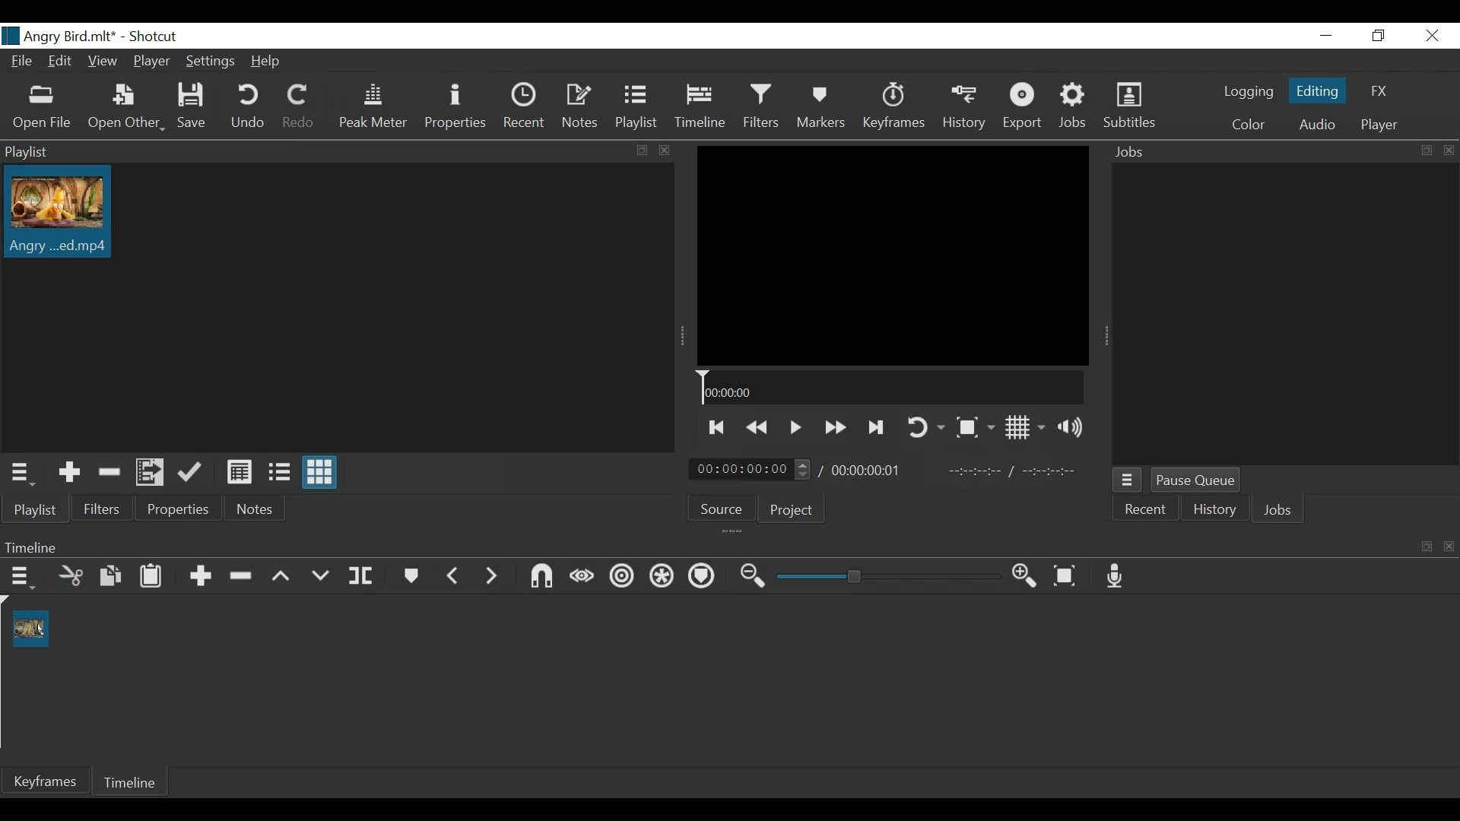 Image resolution: width=1460 pixels, height=821 pixels. What do you see at coordinates (71, 576) in the screenshot?
I see `Cut` at bounding box center [71, 576].